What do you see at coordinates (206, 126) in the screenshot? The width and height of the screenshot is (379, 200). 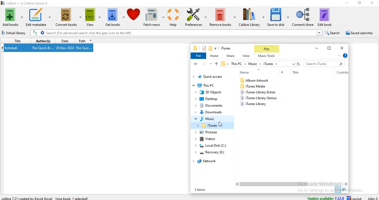 I see `iTunes` at bounding box center [206, 126].